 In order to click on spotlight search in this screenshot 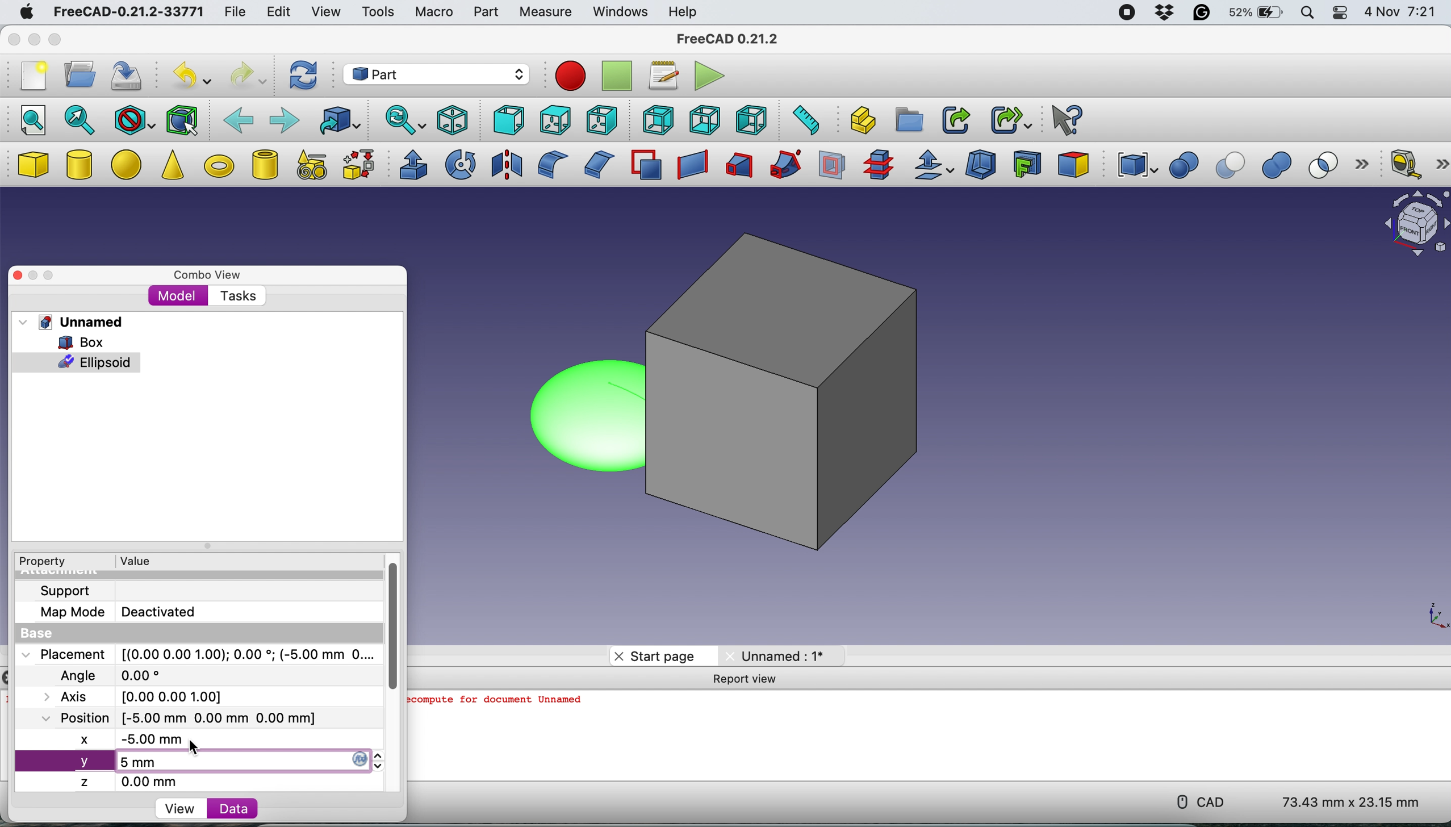, I will do `click(1306, 14)`.